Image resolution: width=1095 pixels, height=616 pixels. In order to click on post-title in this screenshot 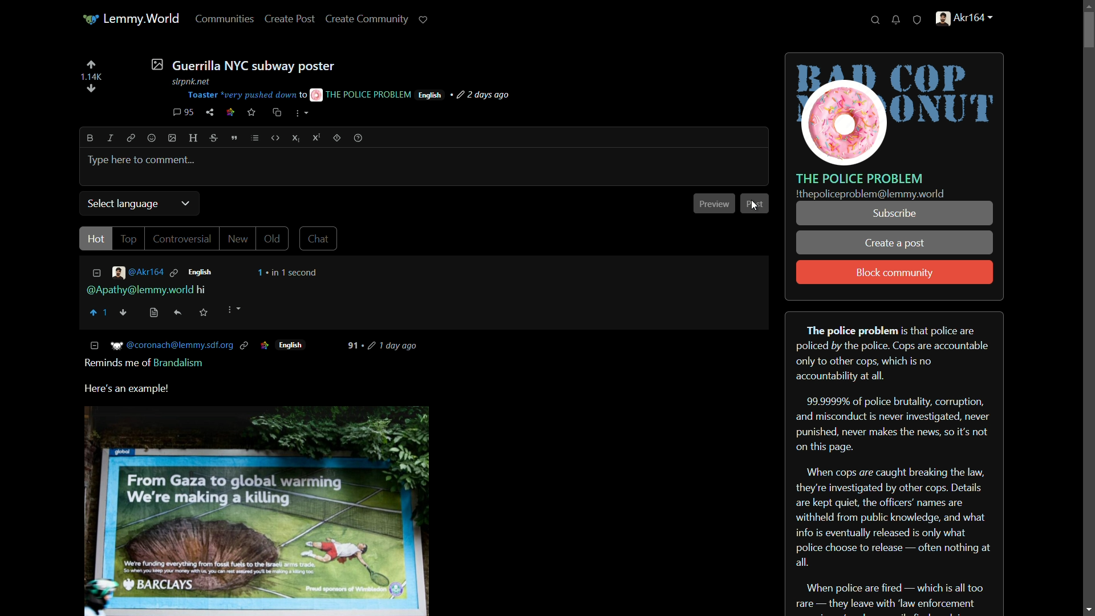, I will do `click(242, 64)`.